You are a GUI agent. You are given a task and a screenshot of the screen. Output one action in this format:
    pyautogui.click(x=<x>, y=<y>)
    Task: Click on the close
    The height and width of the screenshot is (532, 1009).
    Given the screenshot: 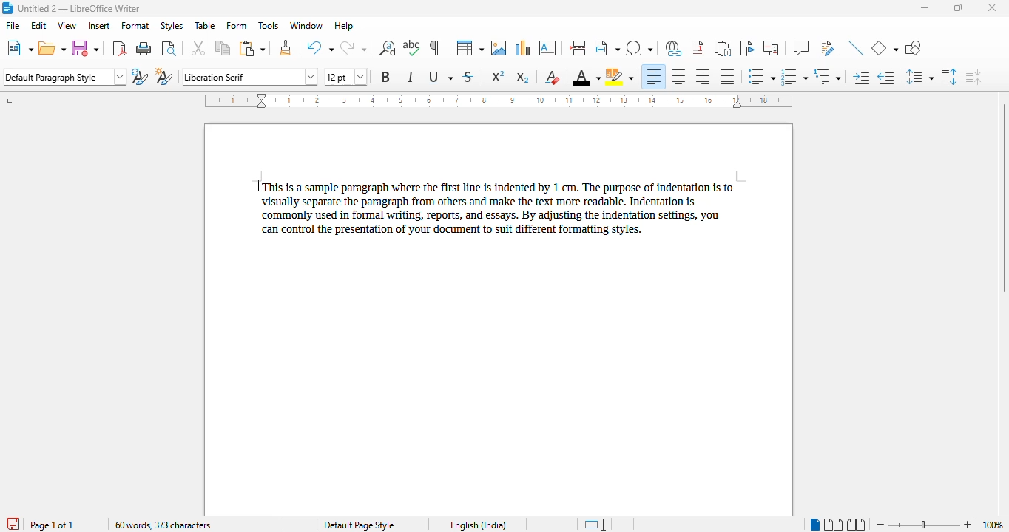 What is the action you would take?
    pyautogui.click(x=993, y=7)
    